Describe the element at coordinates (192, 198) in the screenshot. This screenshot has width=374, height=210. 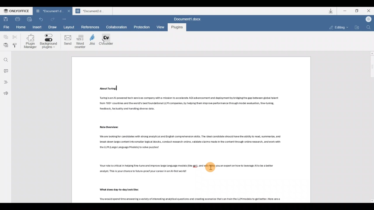
I see `` at that location.